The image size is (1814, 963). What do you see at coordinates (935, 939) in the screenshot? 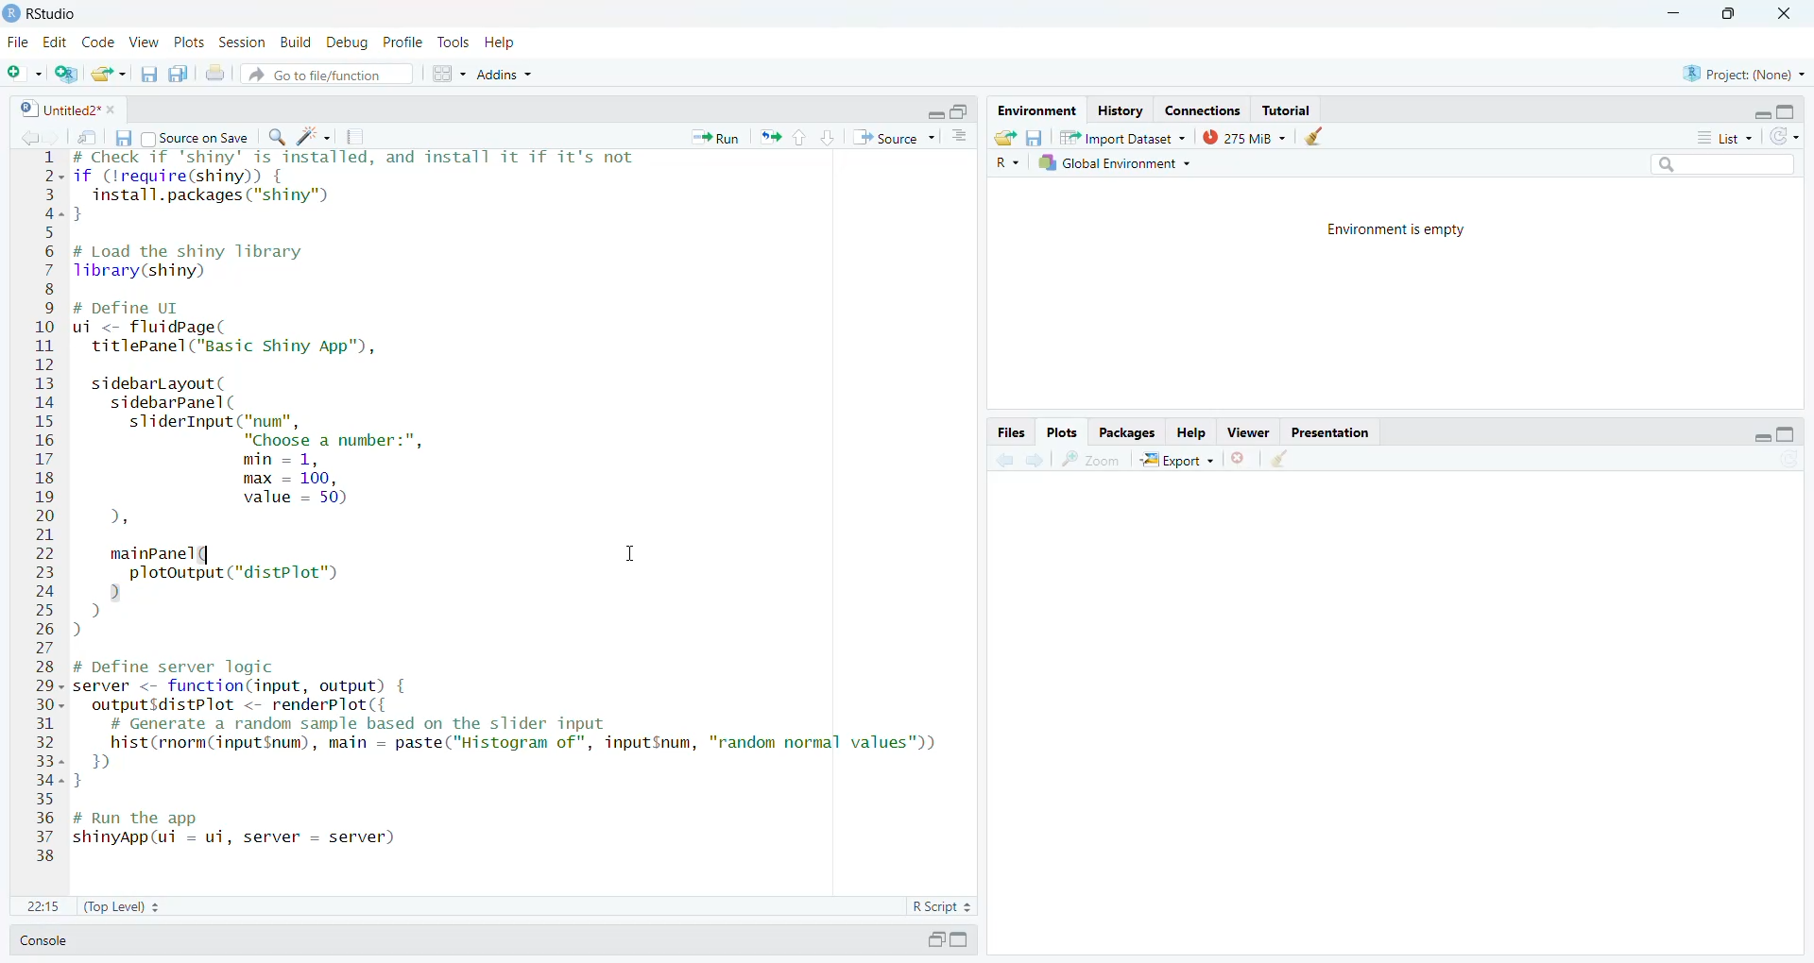
I see `resize` at bounding box center [935, 939].